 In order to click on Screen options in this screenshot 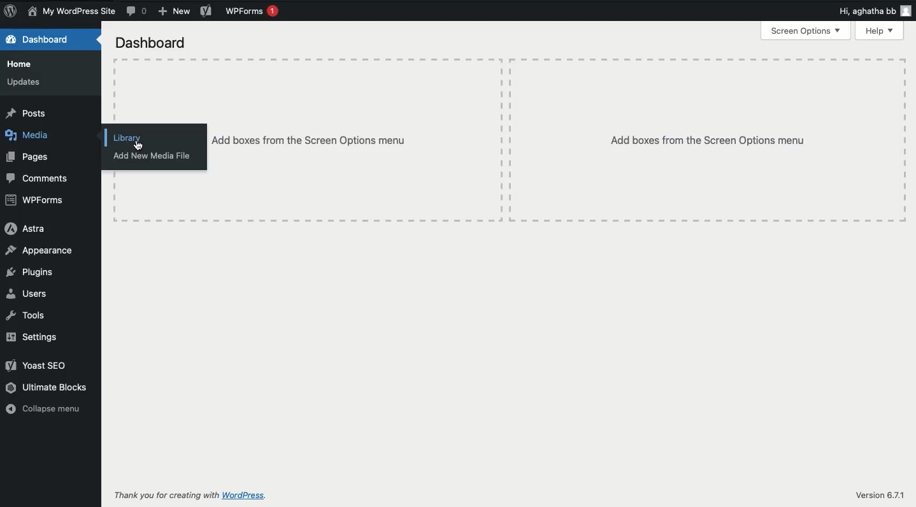, I will do `click(806, 31)`.